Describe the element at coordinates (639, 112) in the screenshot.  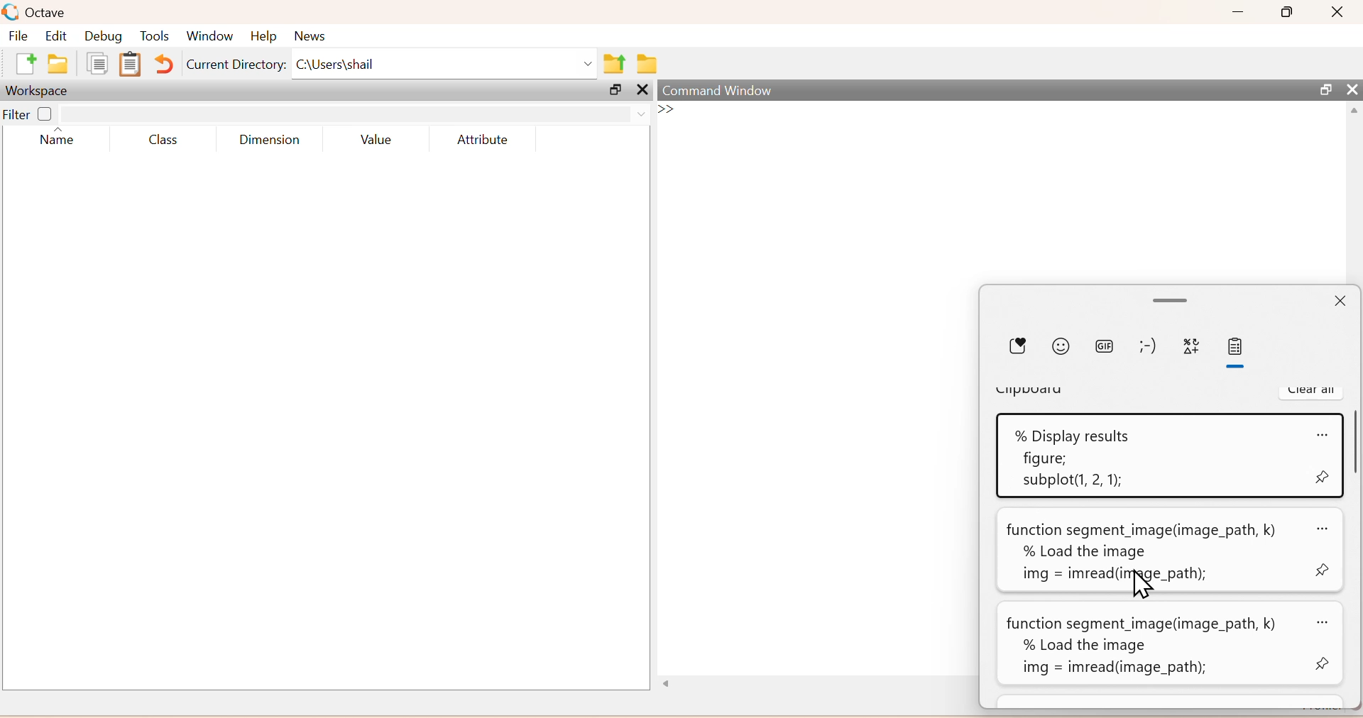
I see `drop down` at that location.